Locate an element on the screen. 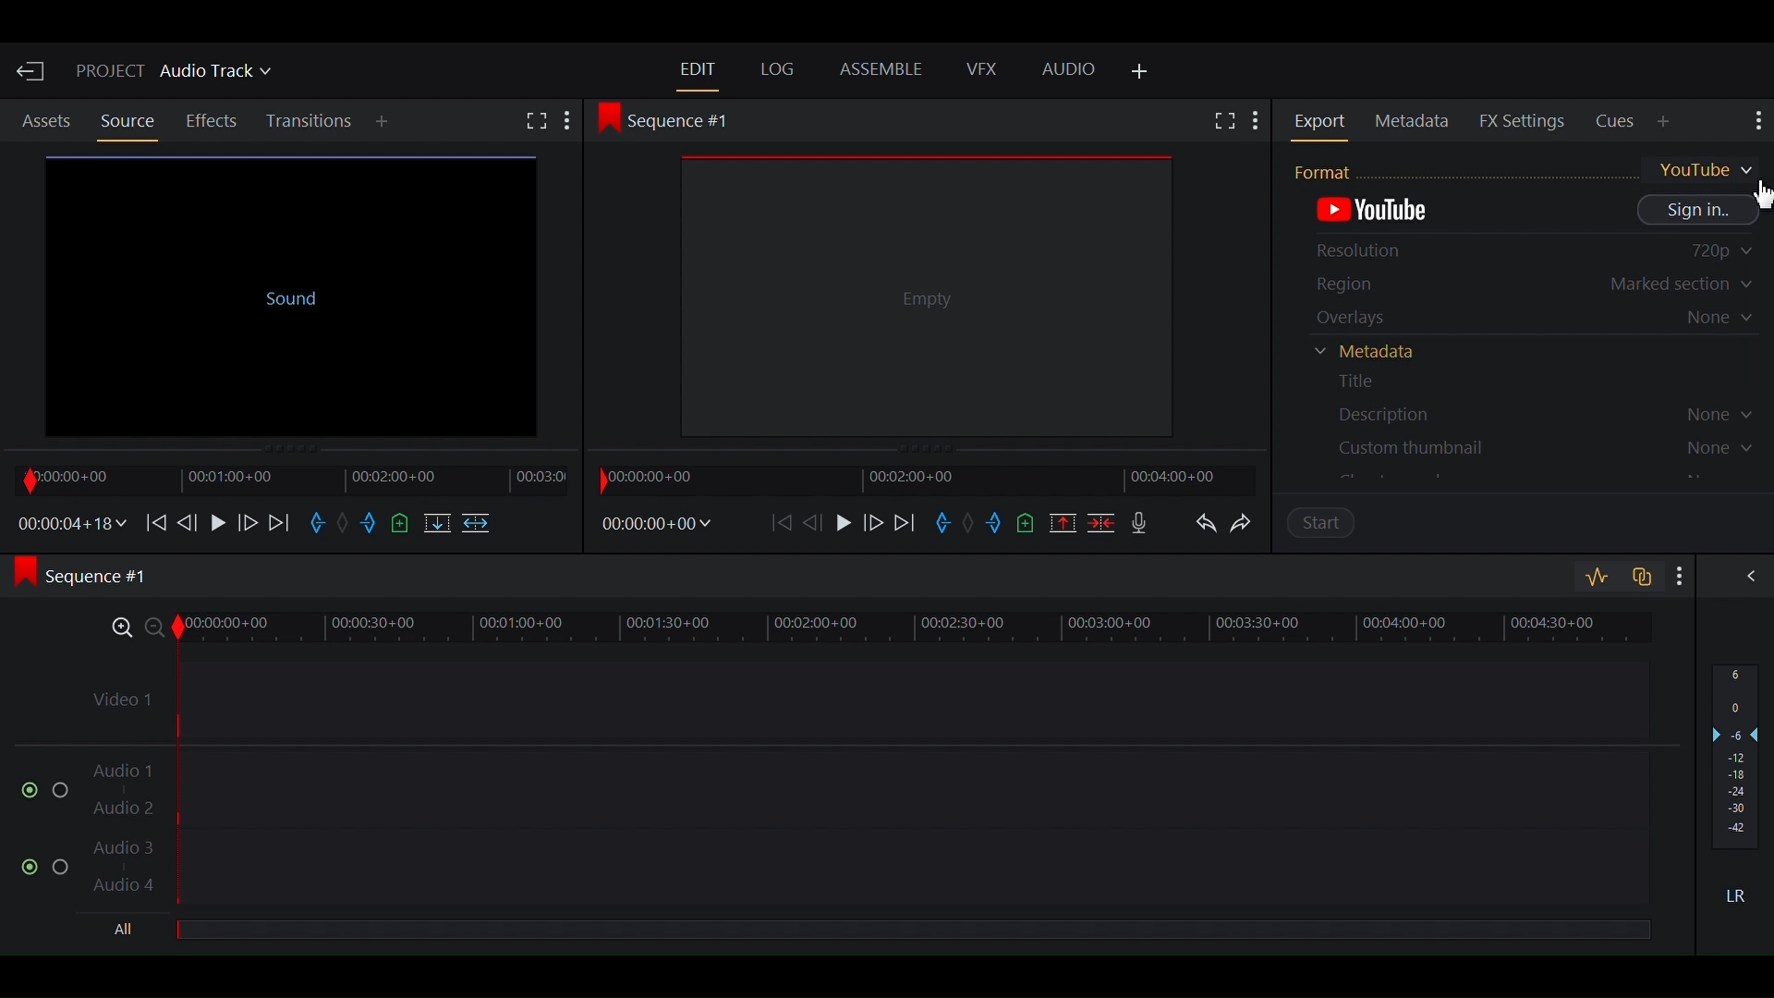 Image resolution: width=1774 pixels, height=998 pixels. Mark out is located at coordinates (997, 526).